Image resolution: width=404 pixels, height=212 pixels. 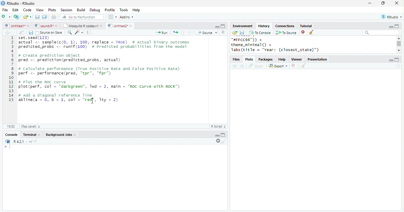 I want to click on Environment, so click(x=242, y=26).